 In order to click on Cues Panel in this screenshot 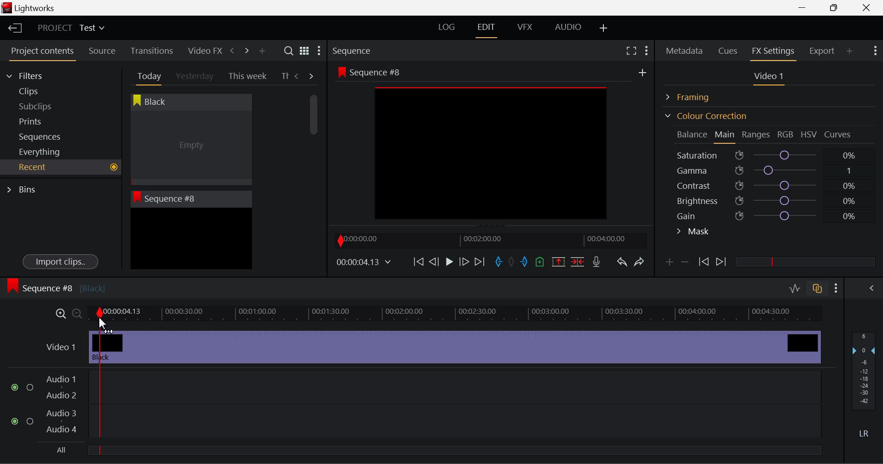, I will do `click(729, 50)`.